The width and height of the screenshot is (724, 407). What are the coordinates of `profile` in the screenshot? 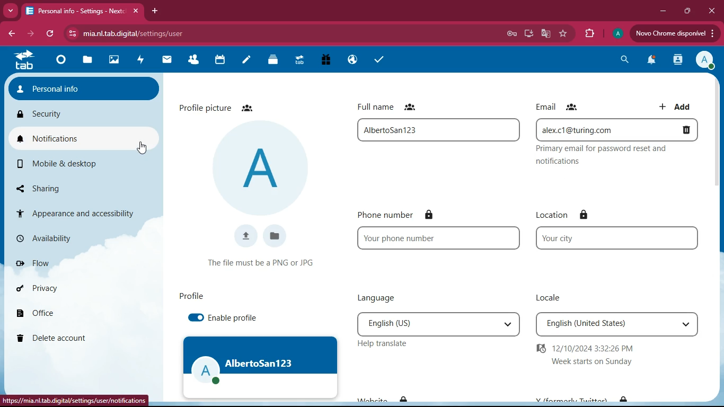 It's located at (619, 33).